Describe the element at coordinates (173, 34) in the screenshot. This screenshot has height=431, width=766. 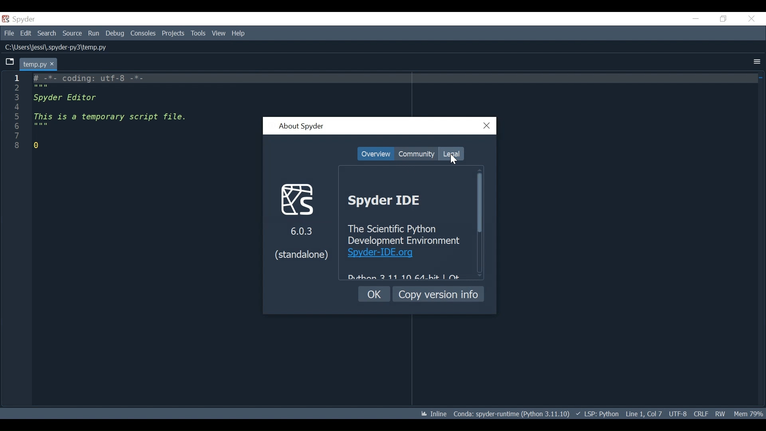
I see `Projects` at that location.